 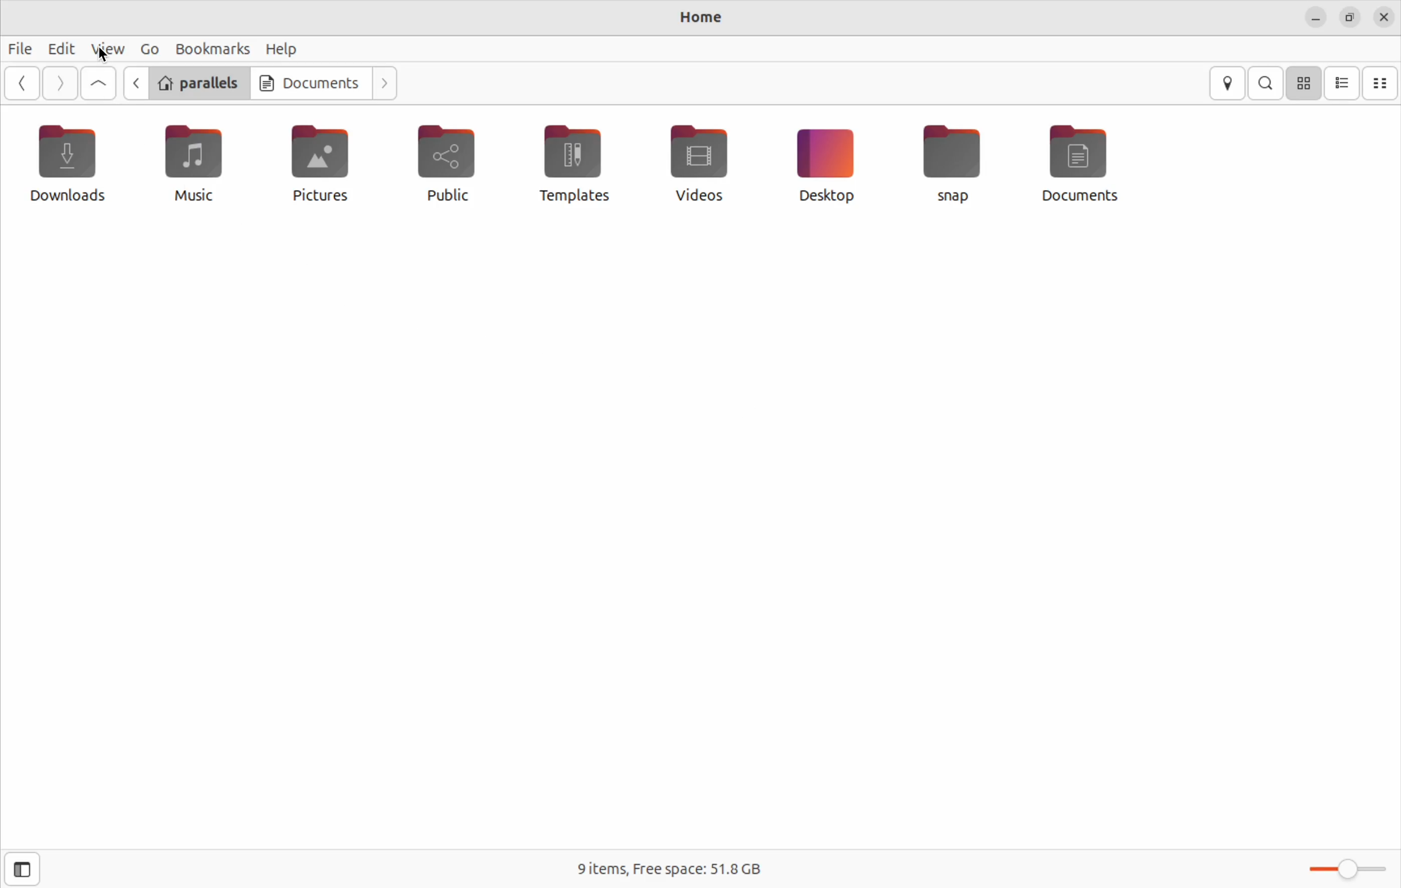 I want to click on Snap, so click(x=954, y=163).